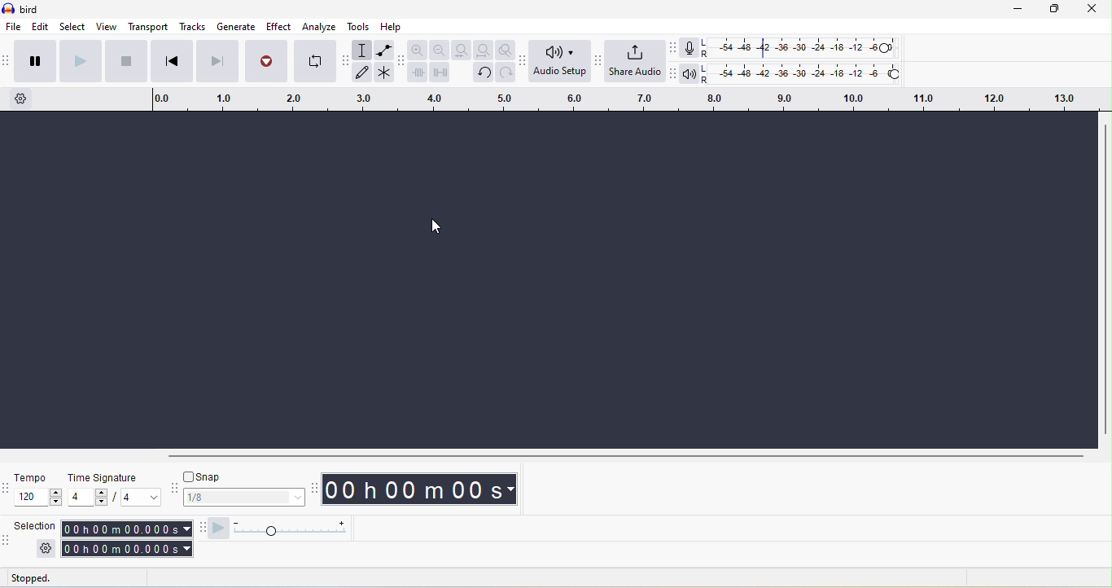 The width and height of the screenshot is (1112, 588). I want to click on multi tool, so click(385, 74).